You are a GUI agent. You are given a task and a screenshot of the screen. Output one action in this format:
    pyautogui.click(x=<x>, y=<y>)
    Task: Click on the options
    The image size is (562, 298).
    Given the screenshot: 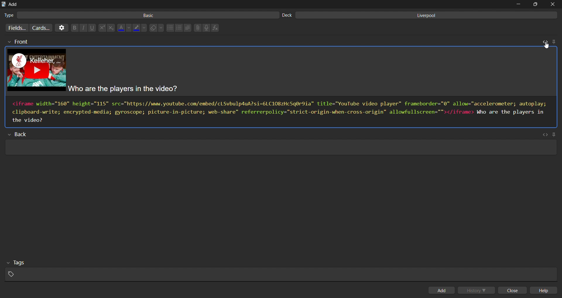 What is the action you would take?
    pyautogui.click(x=61, y=28)
    